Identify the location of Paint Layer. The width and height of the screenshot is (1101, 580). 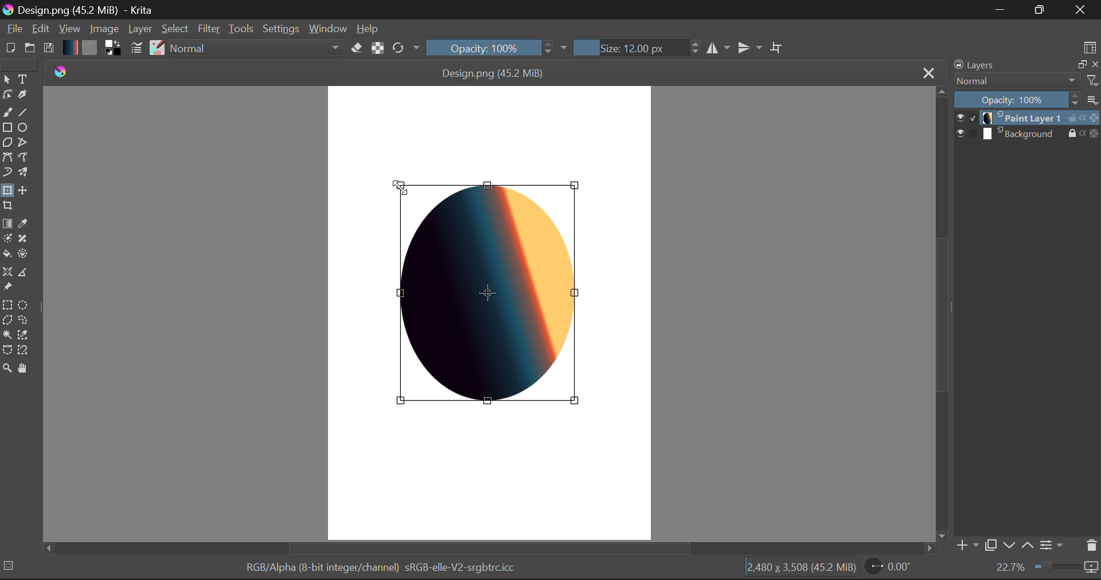
(1028, 118).